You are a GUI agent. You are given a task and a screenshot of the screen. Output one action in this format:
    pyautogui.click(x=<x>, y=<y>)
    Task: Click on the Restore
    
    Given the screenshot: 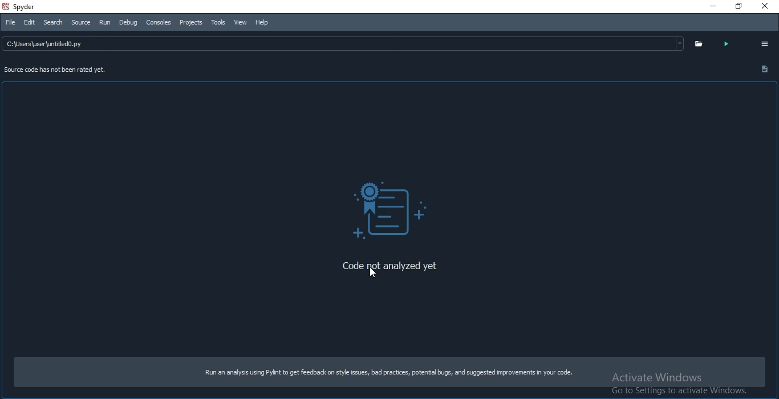 What is the action you would take?
    pyautogui.click(x=736, y=7)
    